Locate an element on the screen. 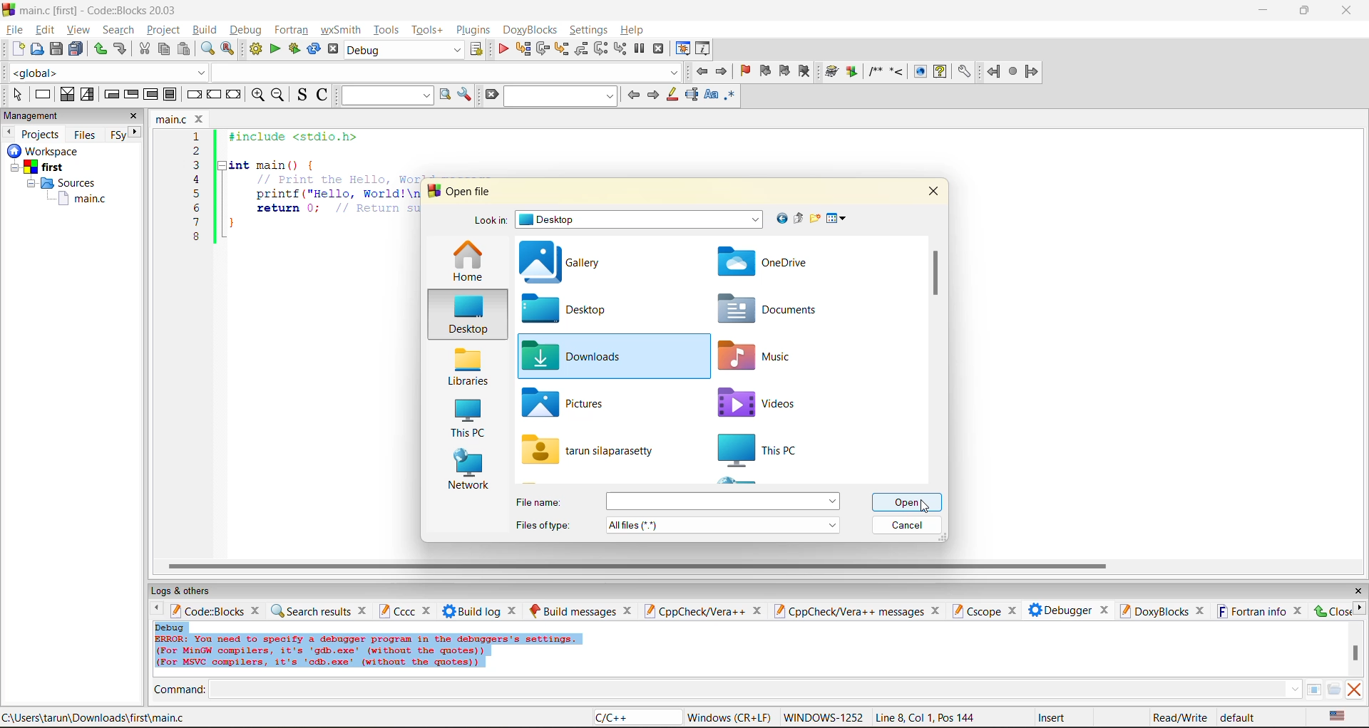 The width and height of the screenshot is (1369, 728). horizontal scroll bar is located at coordinates (637, 566).